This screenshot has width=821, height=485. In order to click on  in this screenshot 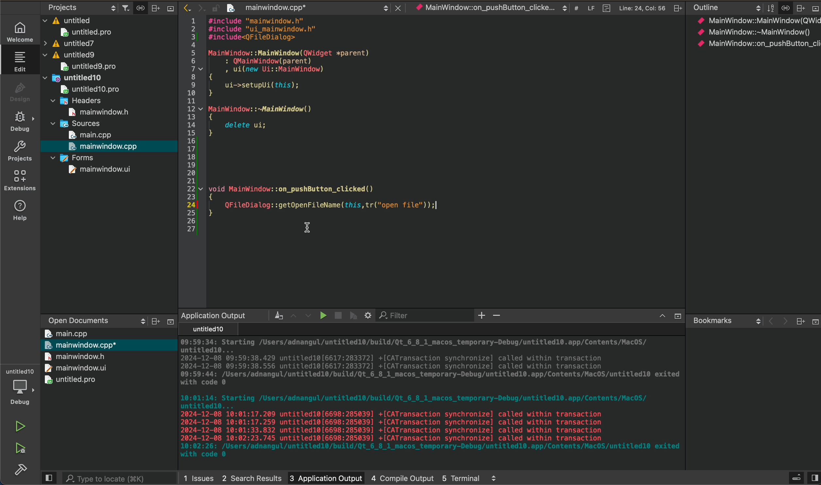, I will do `click(168, 322)`.